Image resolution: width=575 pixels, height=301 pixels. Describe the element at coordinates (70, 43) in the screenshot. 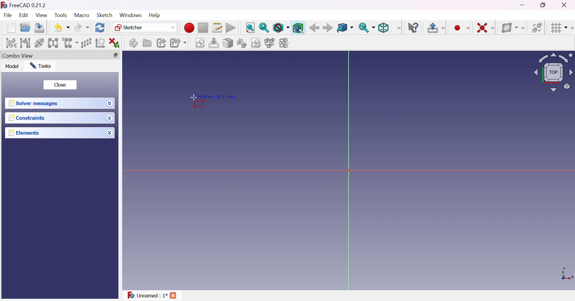

I see `Clone` at that location.